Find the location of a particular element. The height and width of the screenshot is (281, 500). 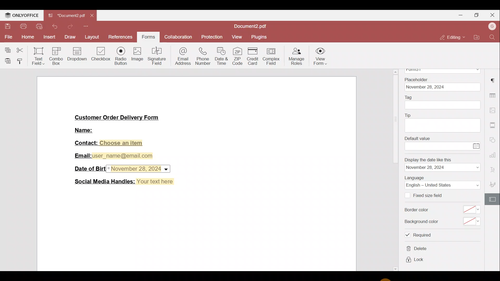

Draw is located at coordinates (70, 37).